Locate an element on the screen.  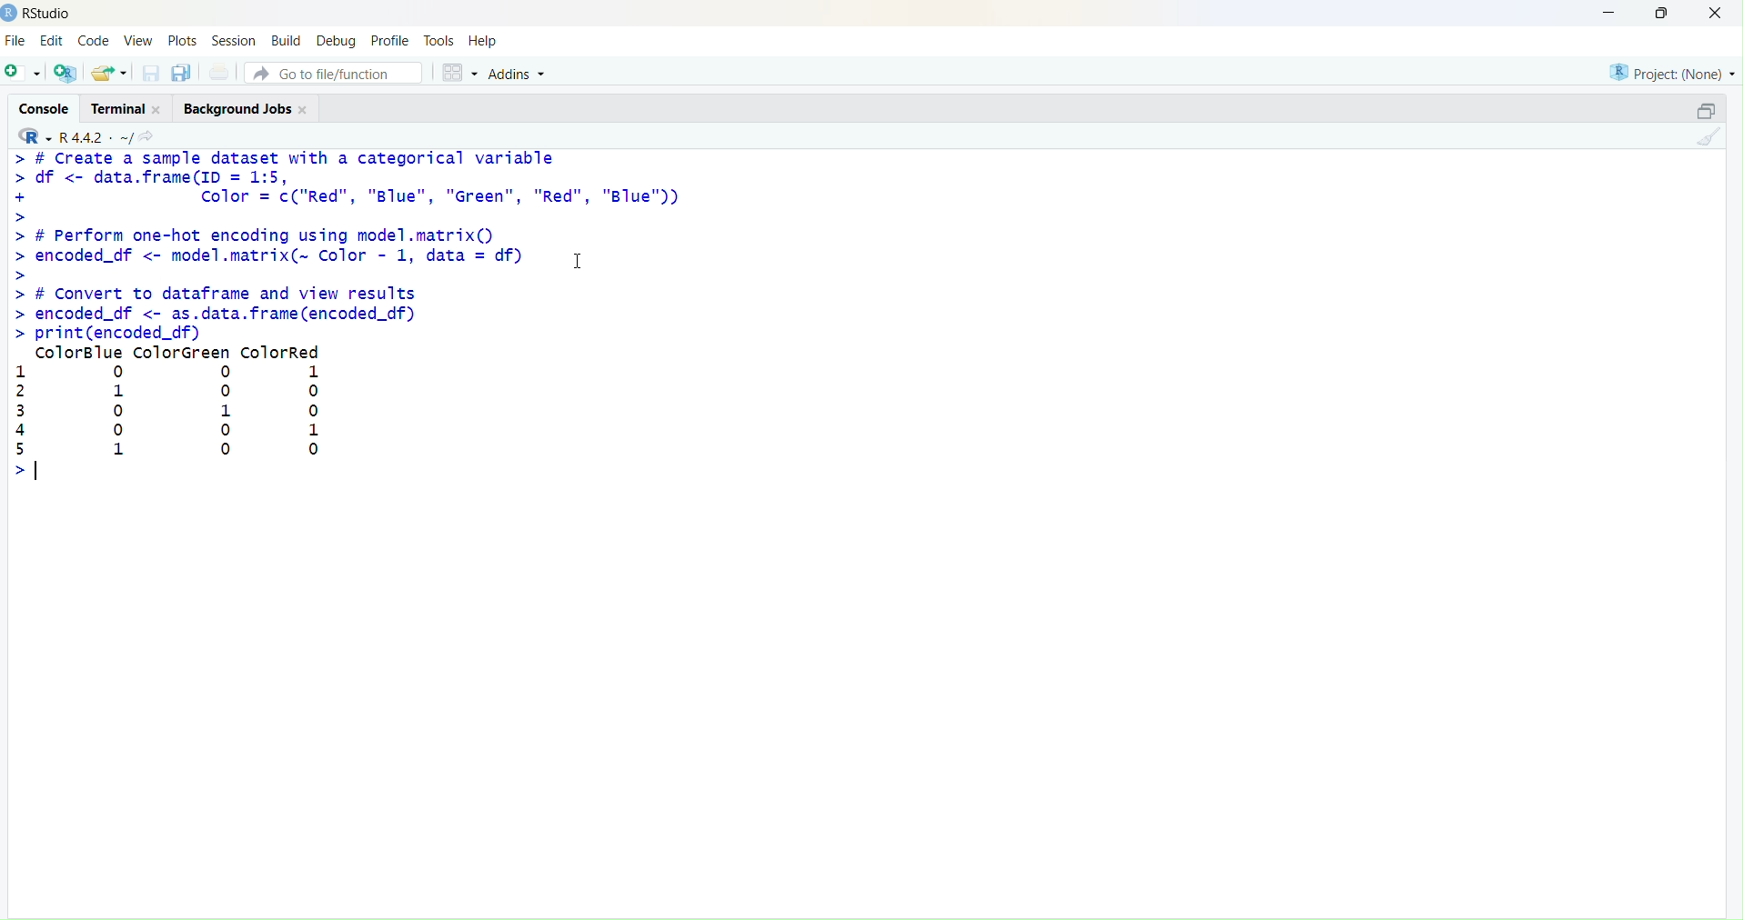
R is located at coordinates (35, 136).